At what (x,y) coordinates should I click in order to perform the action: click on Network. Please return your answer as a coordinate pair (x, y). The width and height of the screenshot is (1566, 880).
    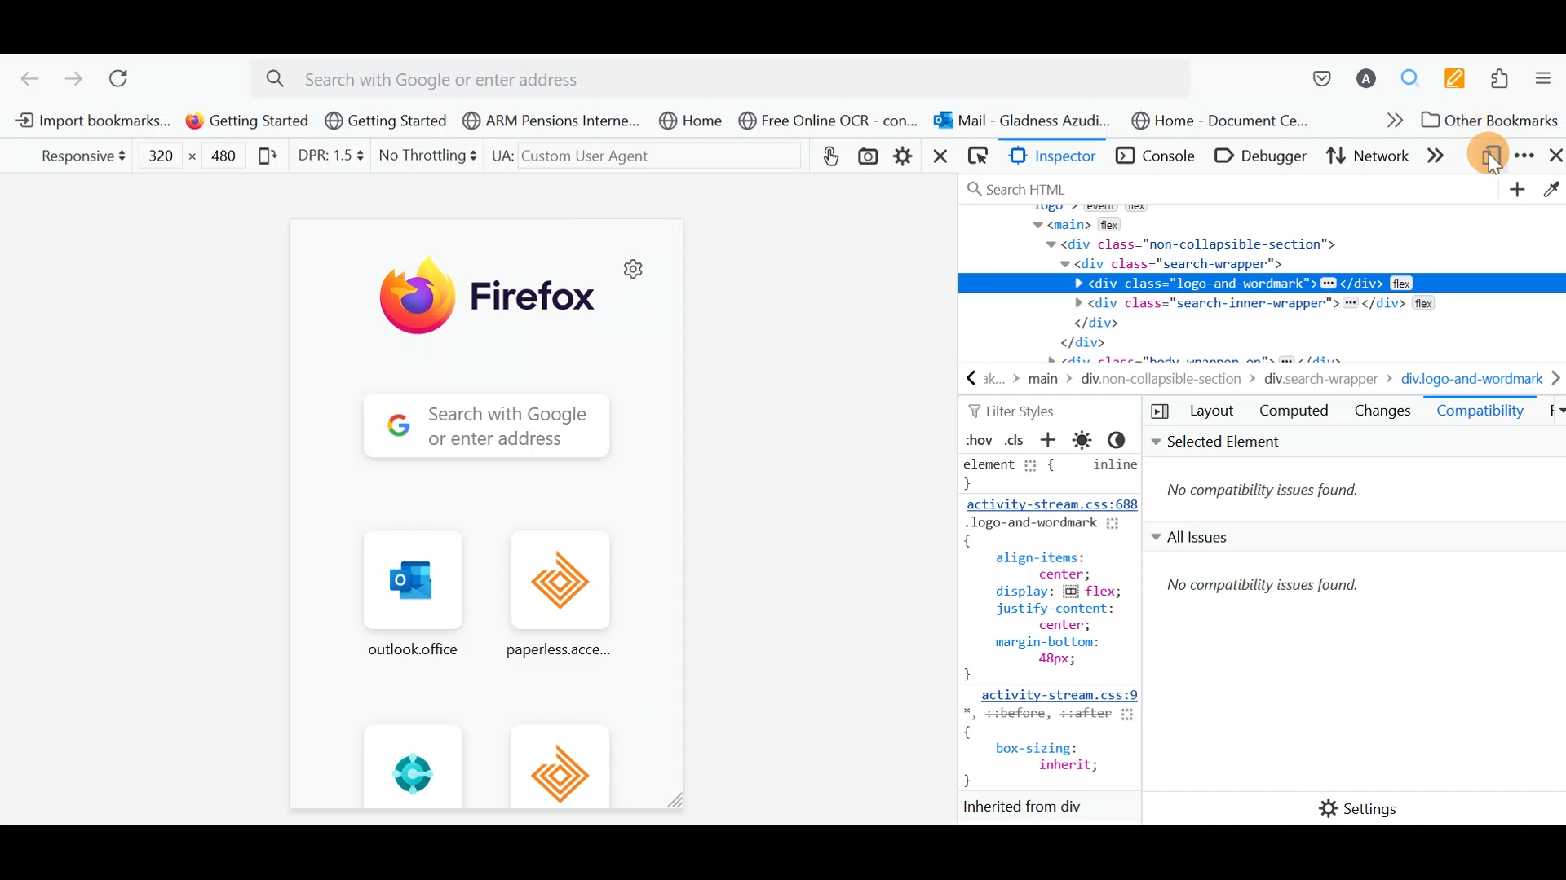
    Looking at the image, I should click on (1369, 159).